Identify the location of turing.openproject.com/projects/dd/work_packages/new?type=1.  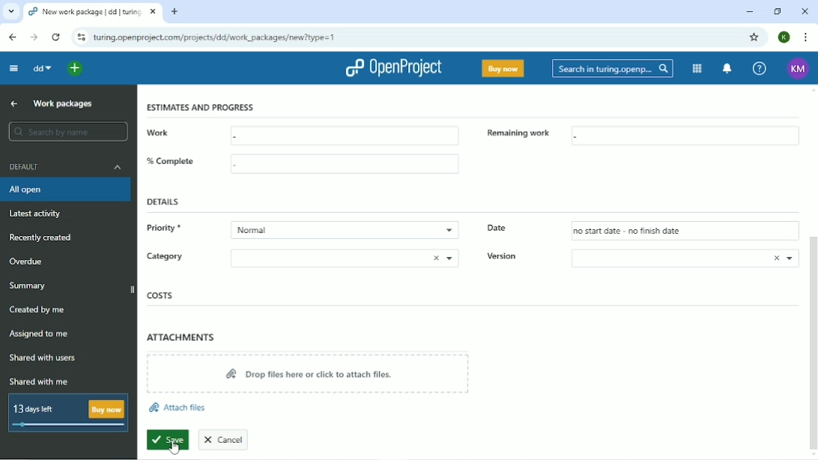
(216, 37).